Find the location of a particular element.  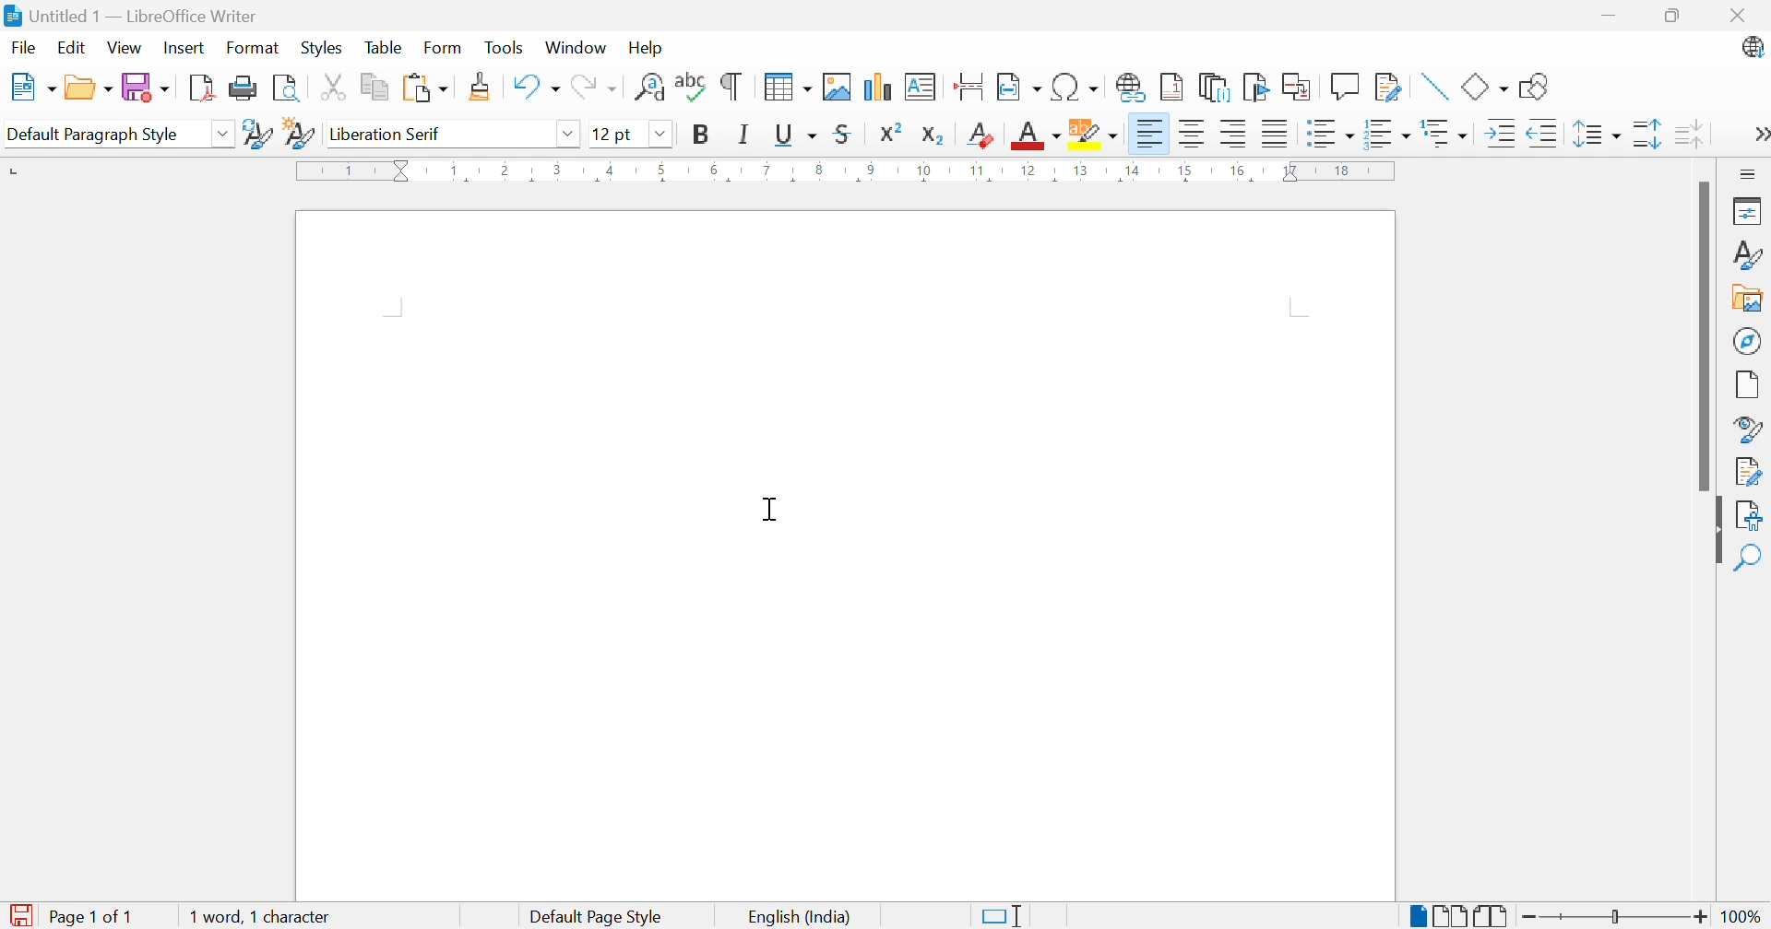

Save is located at coordinates (148, 88).